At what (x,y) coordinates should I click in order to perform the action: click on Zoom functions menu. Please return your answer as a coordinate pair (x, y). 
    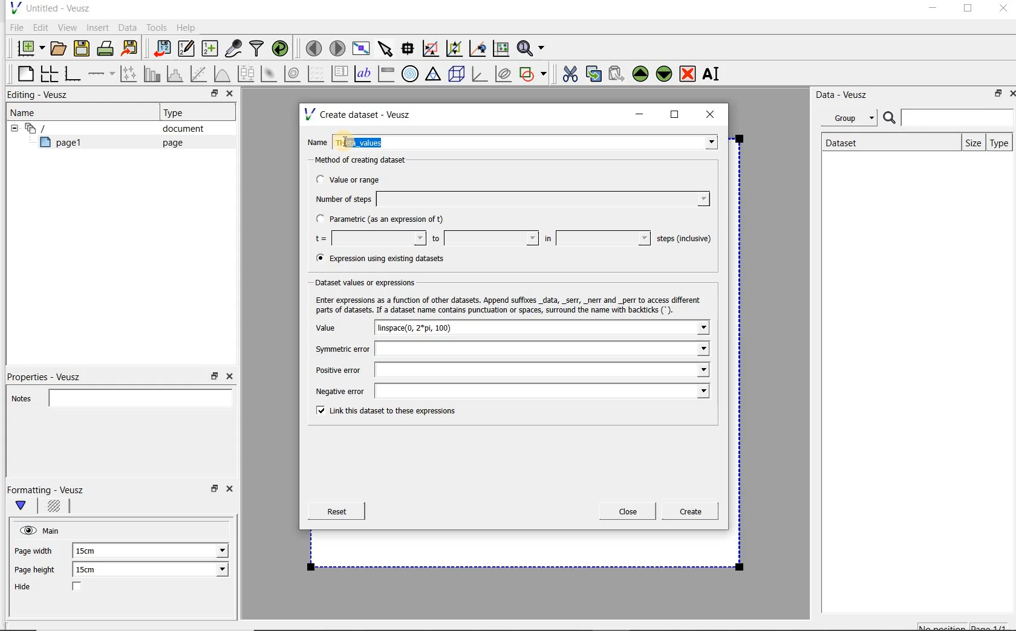
    Looking at the image, I should click on (532, 45).